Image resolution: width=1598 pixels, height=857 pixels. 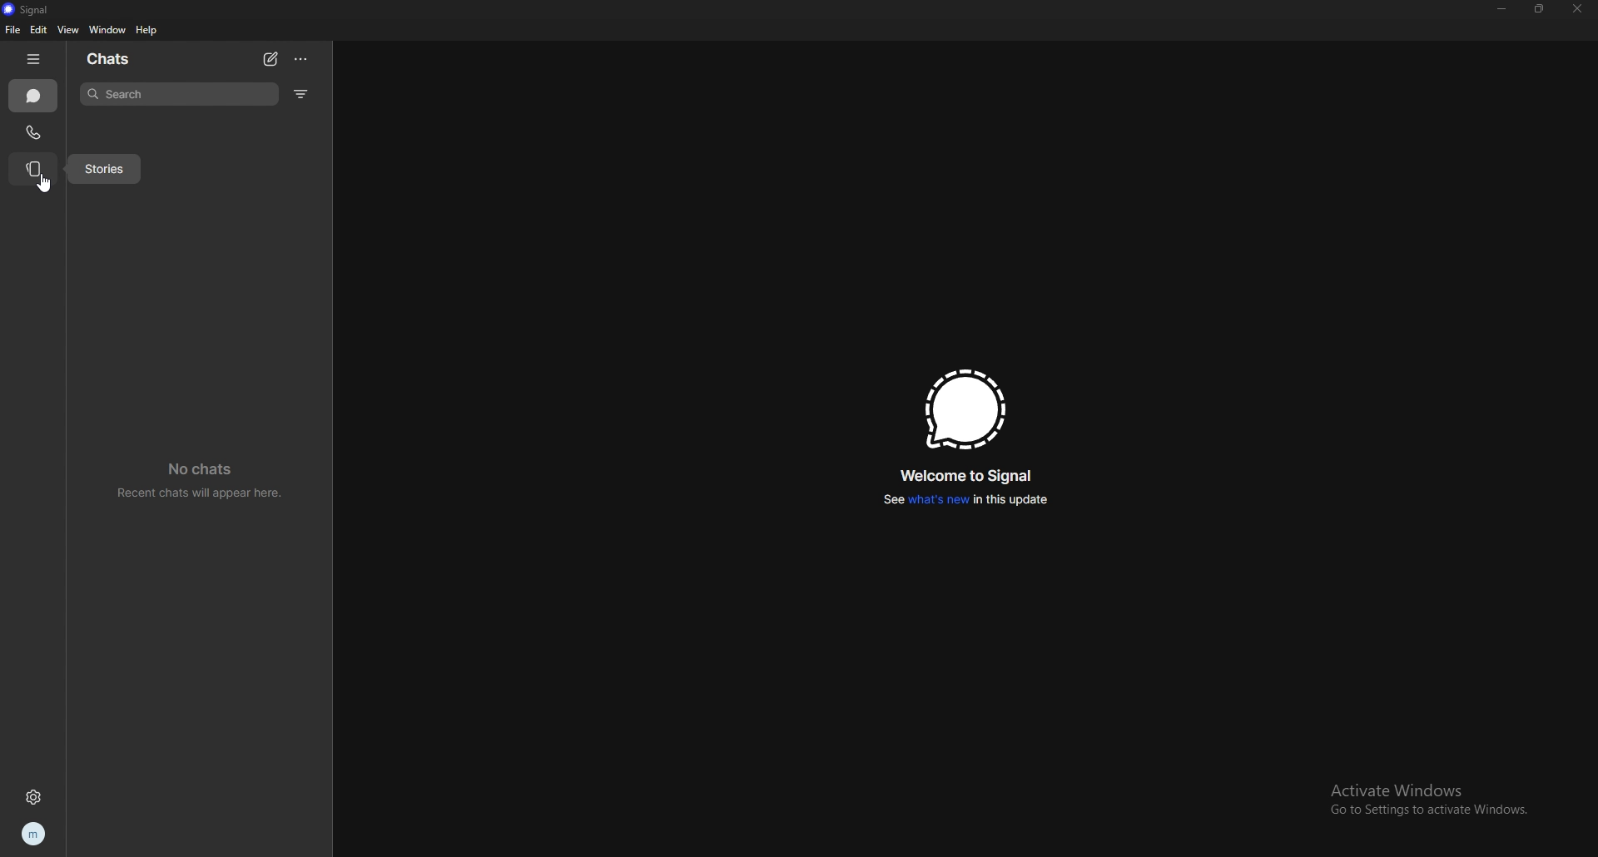 I want to click on see whats new in this update, so click(x=961, y=502).